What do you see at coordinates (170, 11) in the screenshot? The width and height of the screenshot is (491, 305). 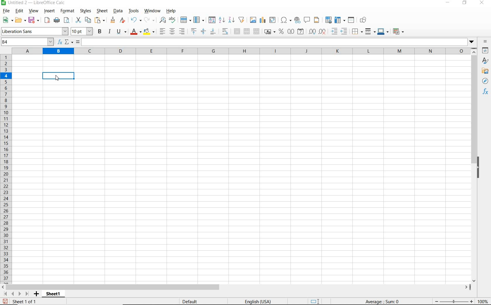 I see `help` at bounding box center [170, 11].